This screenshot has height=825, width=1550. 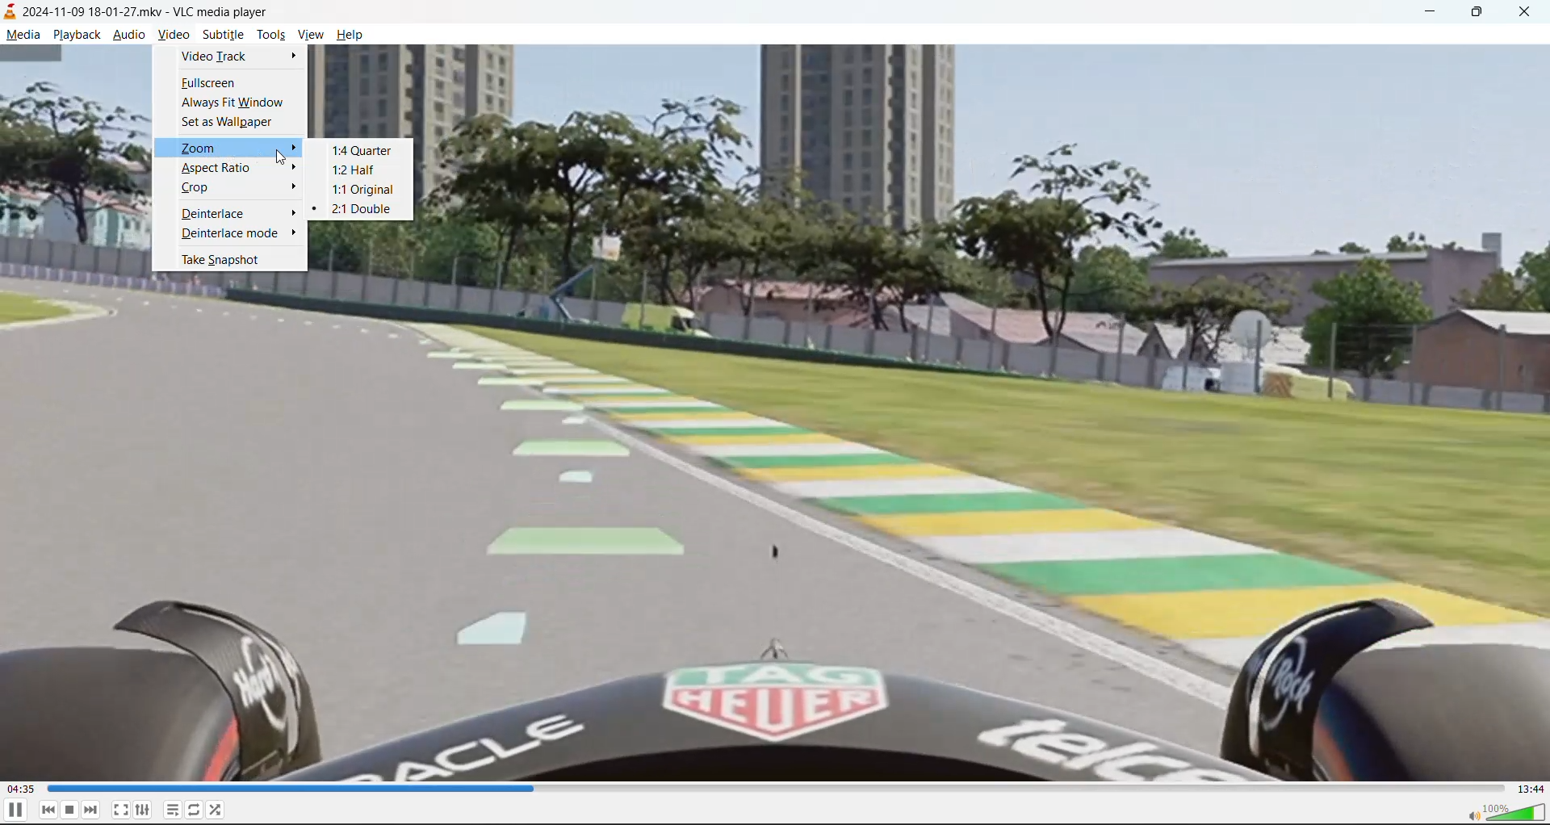 I want to click on 1:2 half, so click(x=357, y=173).